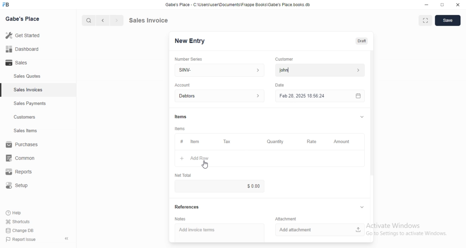 This screenshot has height=248, width=466. Describe the element at coordinates (342, 142) in the screenshot. I see `‘Amount` at that location.